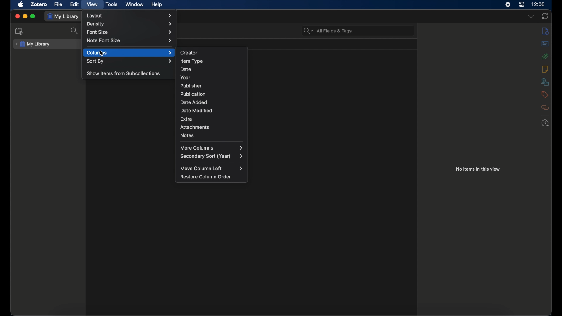 This screenshot has height=316, width=562. I want to click on note font size, so click(129, 40).